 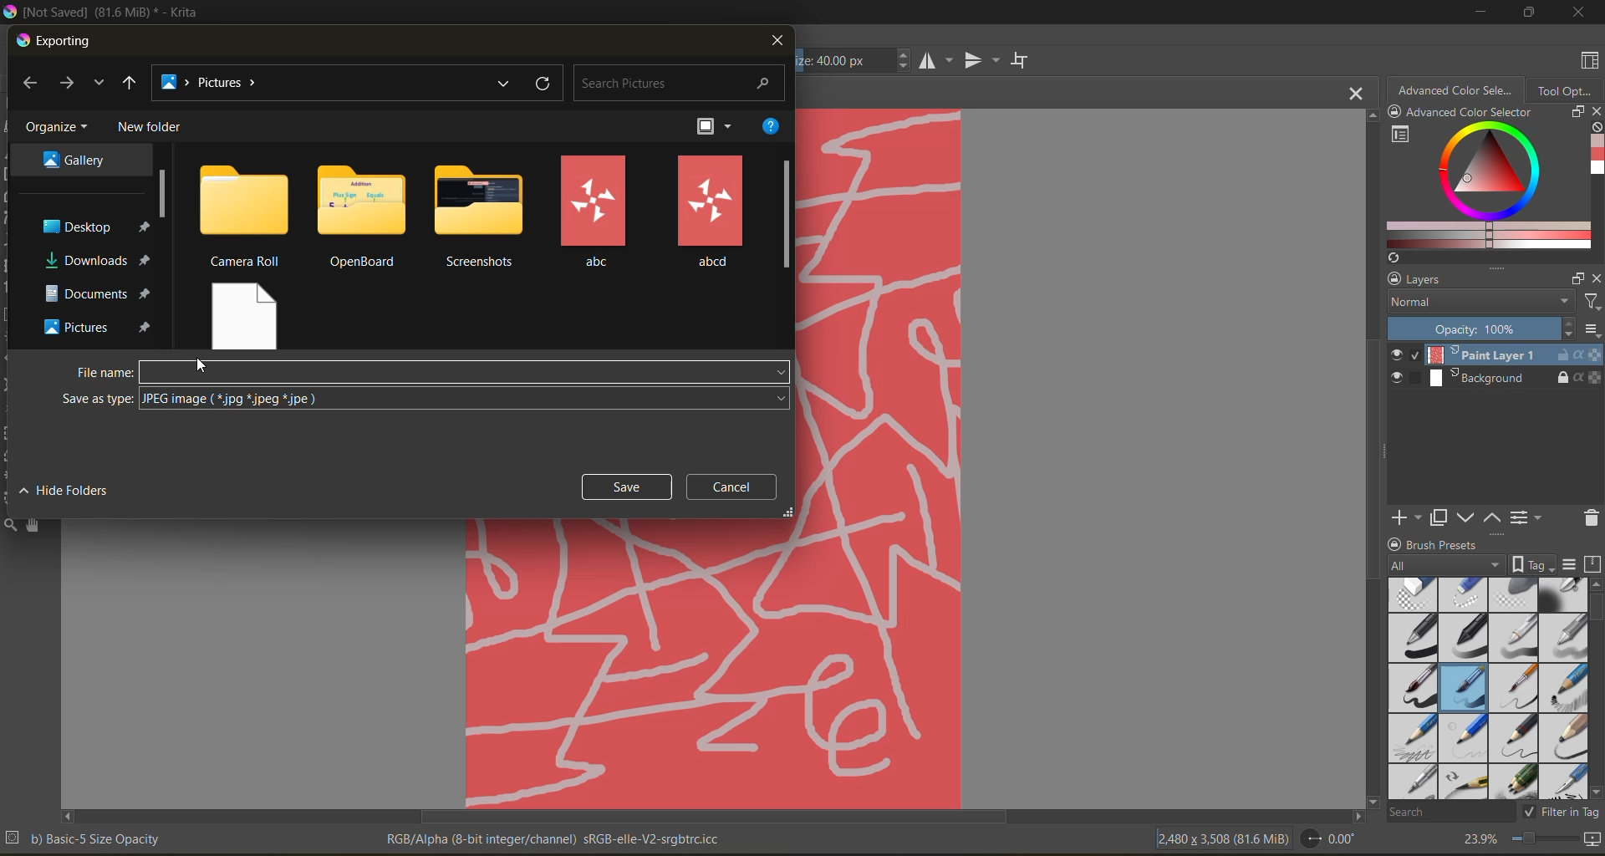 I want to click on save as type, so click(x=97, y=400).